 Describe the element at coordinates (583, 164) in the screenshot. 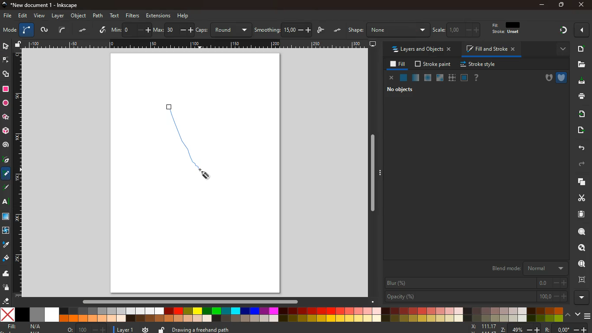

I see `forward` at that location.